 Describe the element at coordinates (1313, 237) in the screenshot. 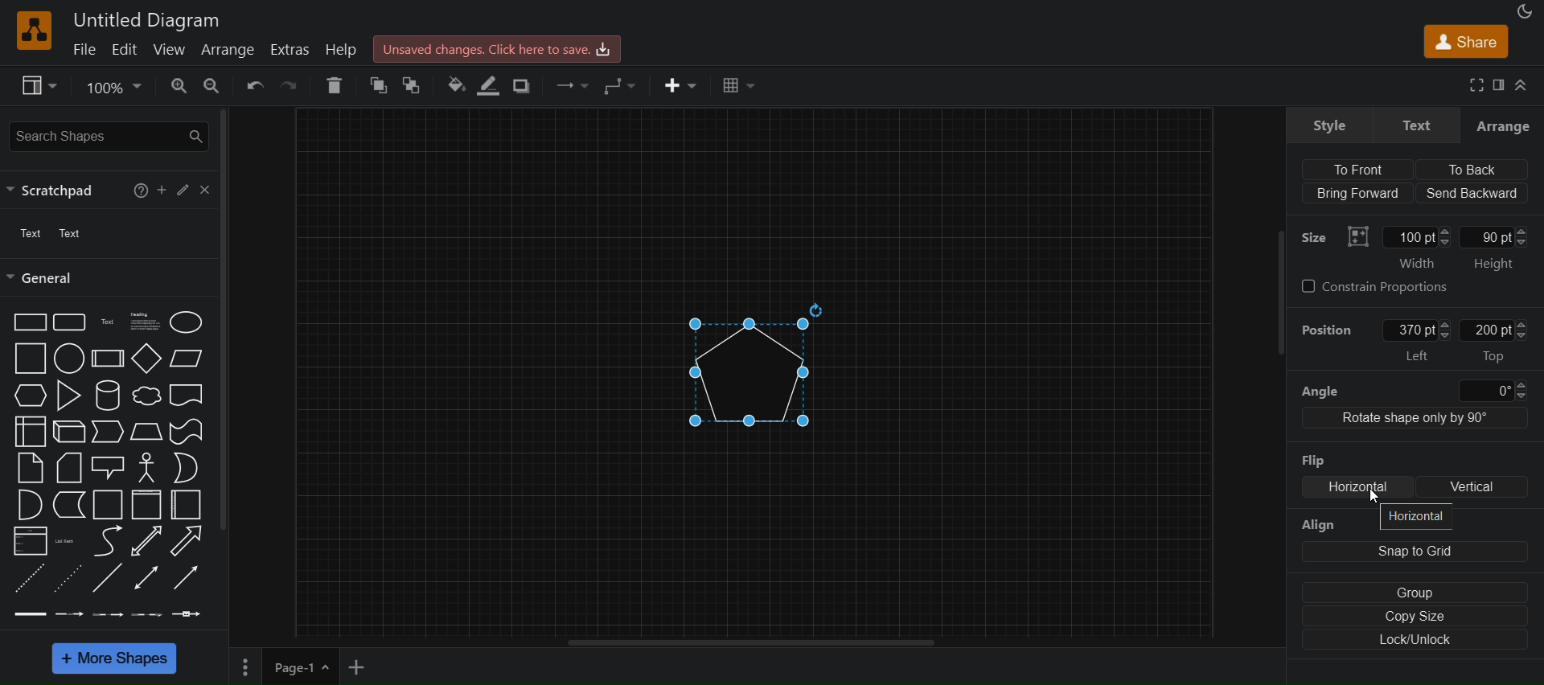

I see `Size` at that location.